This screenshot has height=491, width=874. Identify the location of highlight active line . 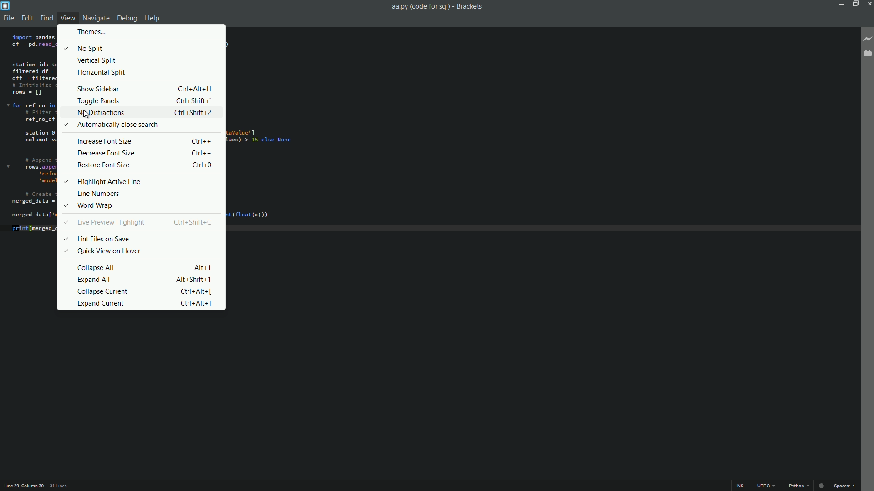
(146, 181).